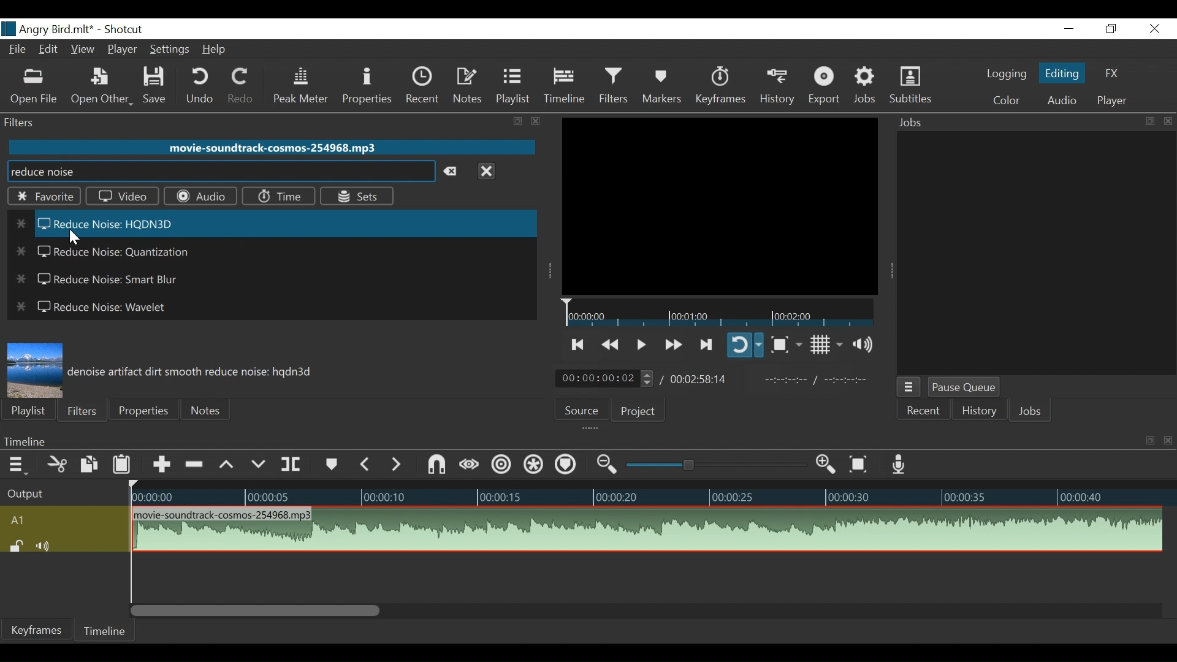  I want to click on Toggle display grid on player, so click(826, 346).